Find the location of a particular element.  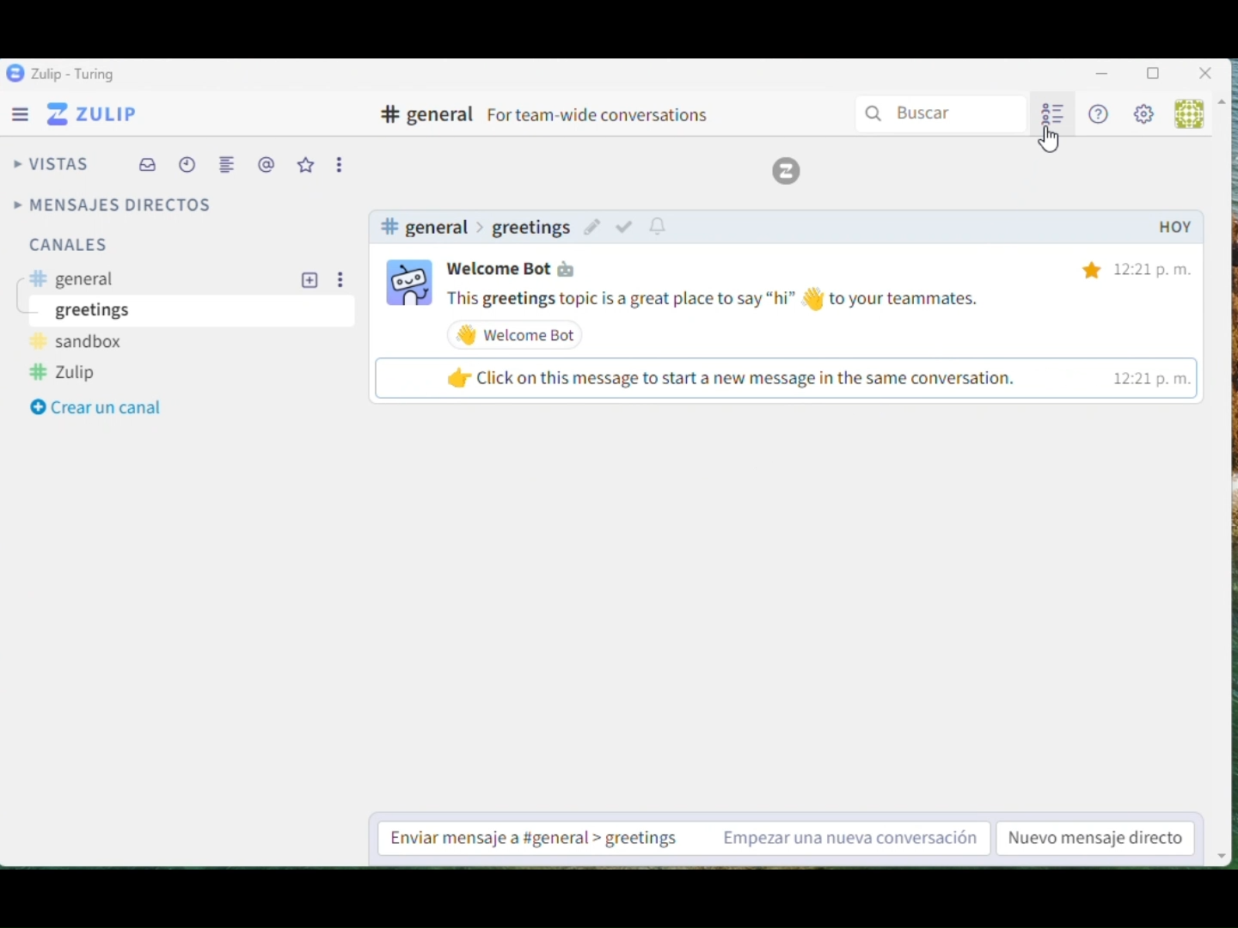

Down is located at coordinates (1223, 846).